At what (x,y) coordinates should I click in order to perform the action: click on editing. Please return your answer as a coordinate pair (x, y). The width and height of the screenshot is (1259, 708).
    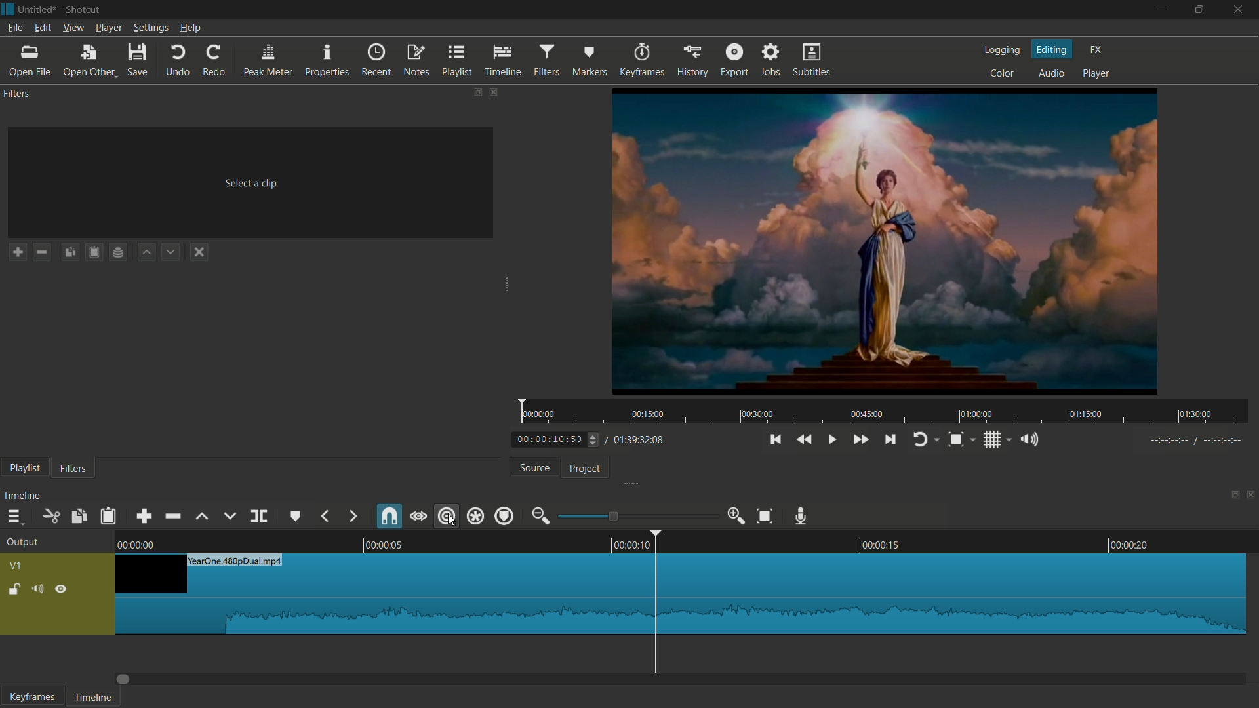
    Looking at the image, I should click on (1053, 49).